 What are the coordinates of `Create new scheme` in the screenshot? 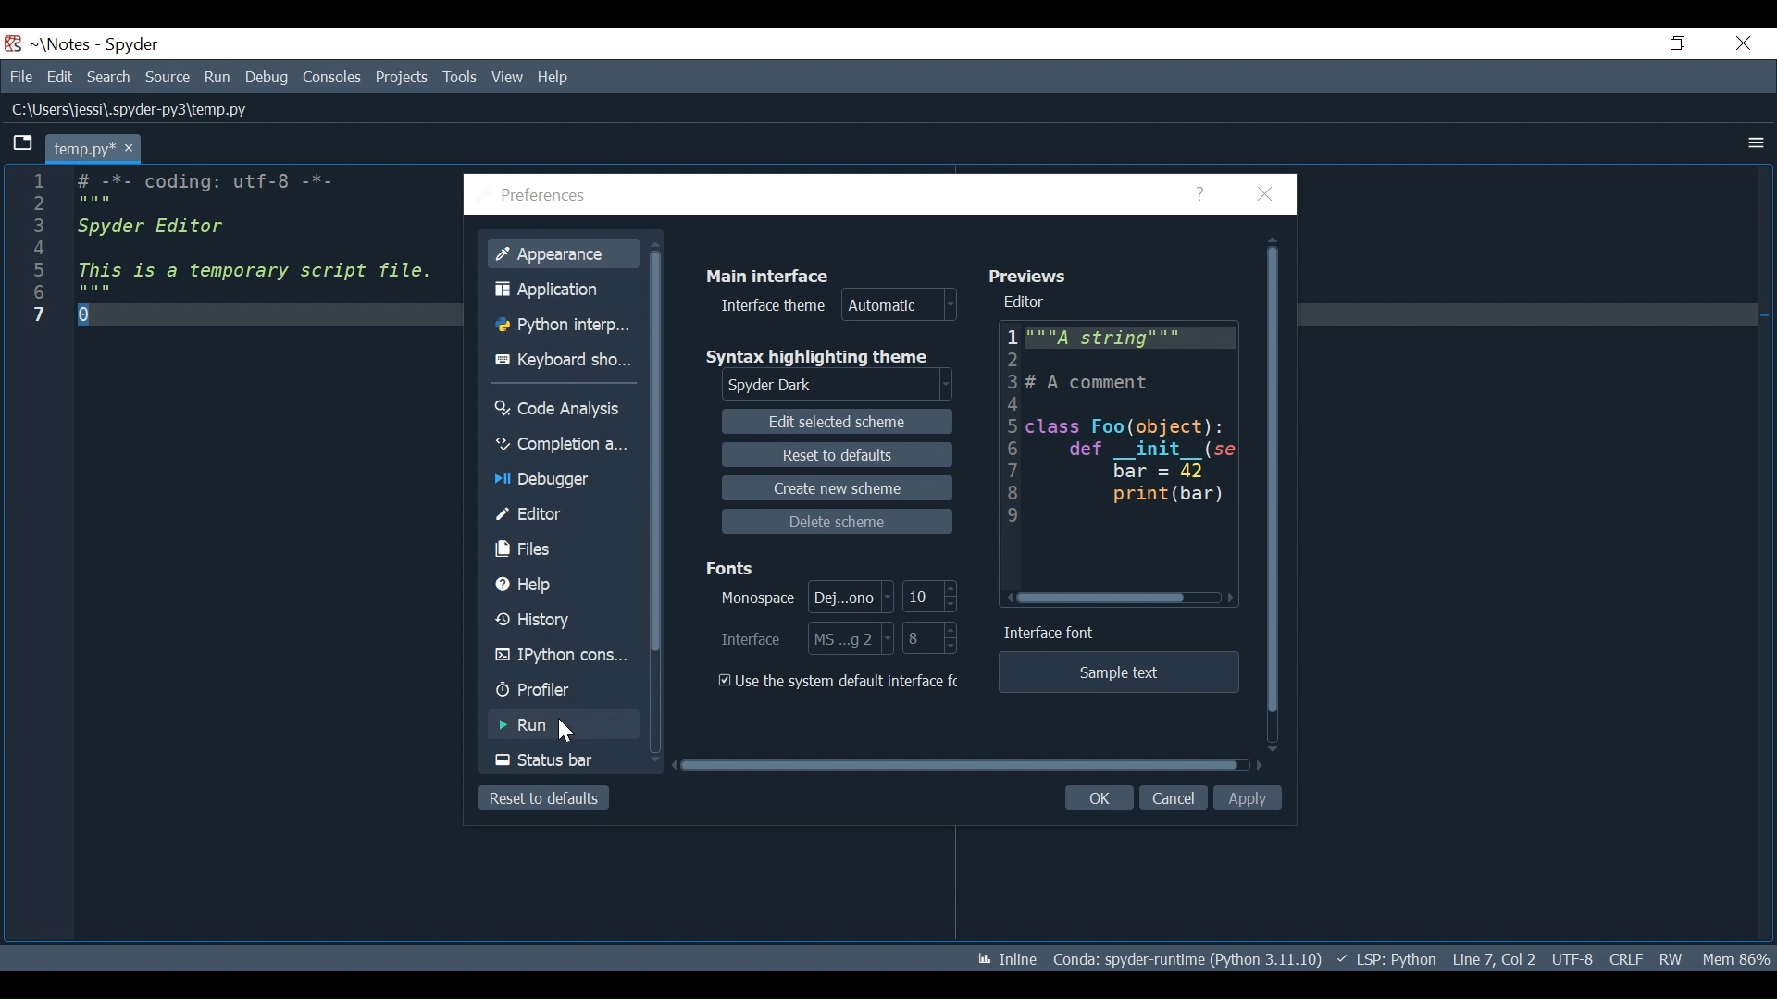 It's located at (831, 490).